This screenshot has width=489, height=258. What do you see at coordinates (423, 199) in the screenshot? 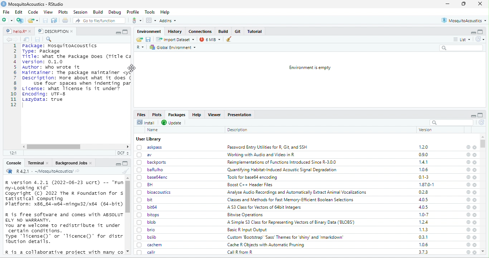
I see `4.0.5` at bounding box center [423, 199].